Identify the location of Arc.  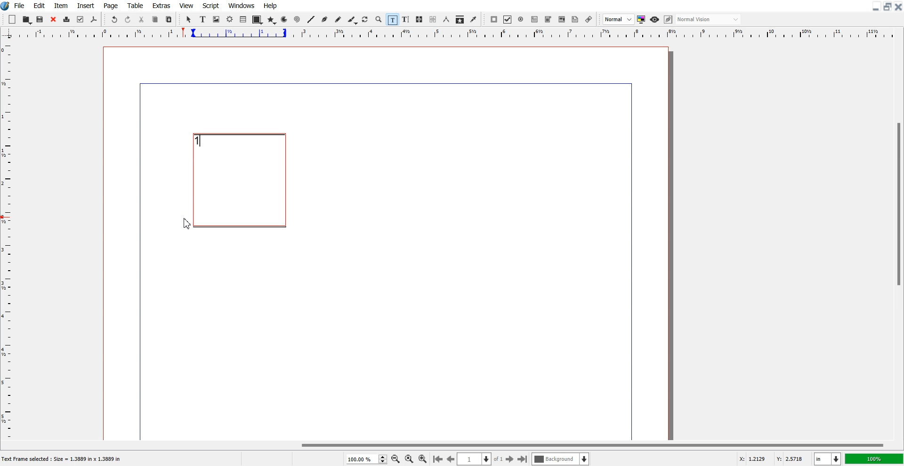
(285, 19).